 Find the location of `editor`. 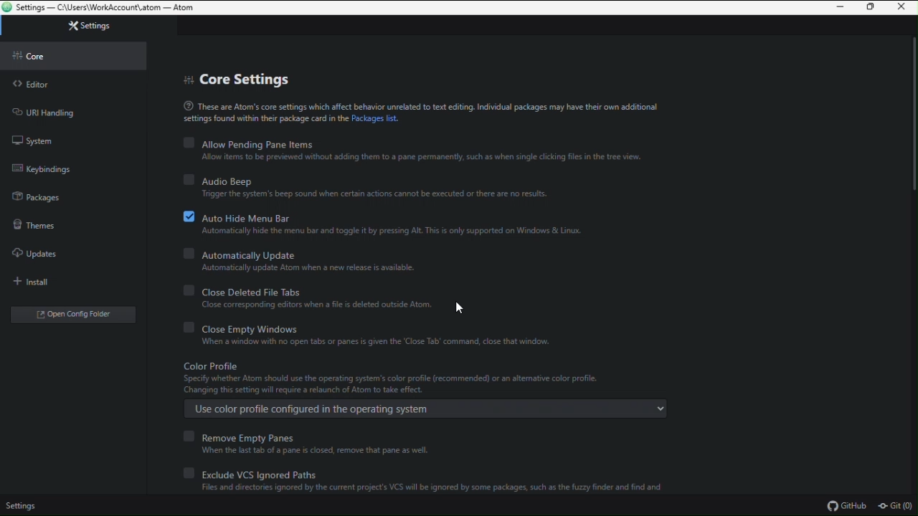

editor is located at coordinates (72, 81).